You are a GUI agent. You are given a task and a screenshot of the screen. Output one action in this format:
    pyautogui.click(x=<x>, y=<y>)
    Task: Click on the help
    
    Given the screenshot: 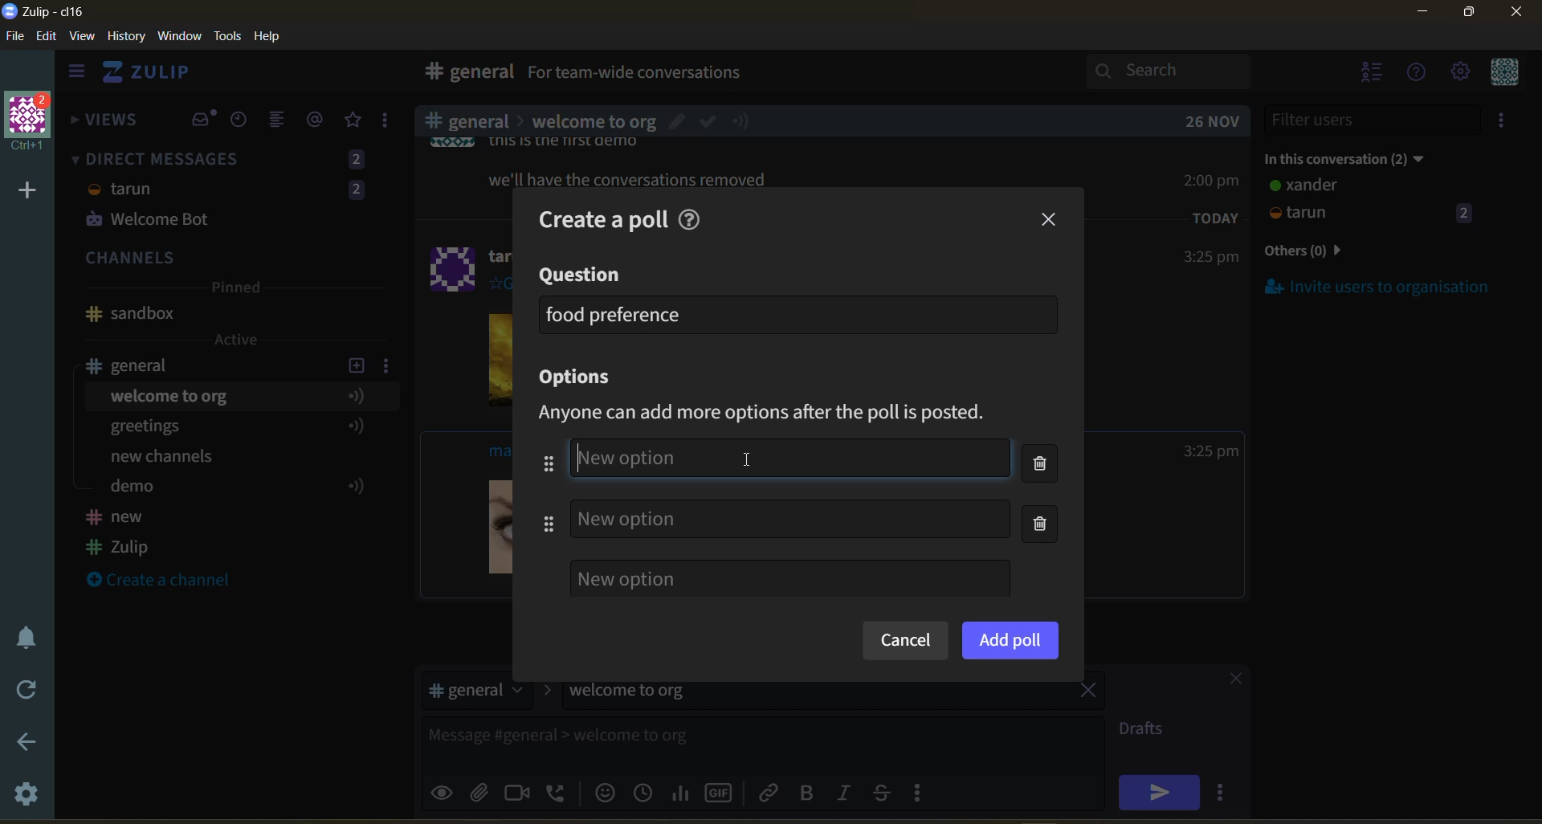 What is the action you would take?
    pyautogui.click(x=933, y=75)
    